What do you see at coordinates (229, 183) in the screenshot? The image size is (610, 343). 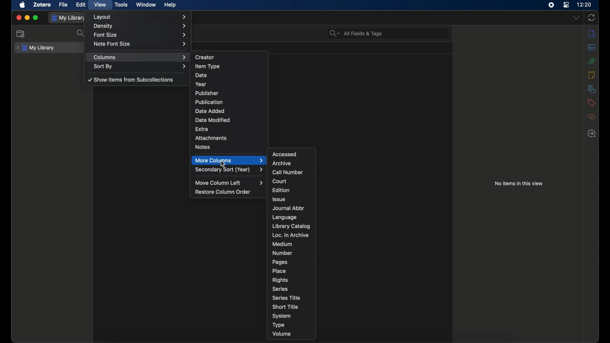 I see `move column left` at bounding box center [229, 183].